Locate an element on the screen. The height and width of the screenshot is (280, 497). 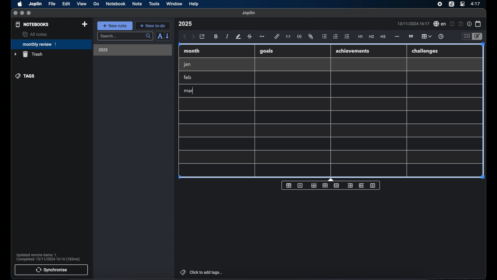
joplin is located at coordinates (248, 13).